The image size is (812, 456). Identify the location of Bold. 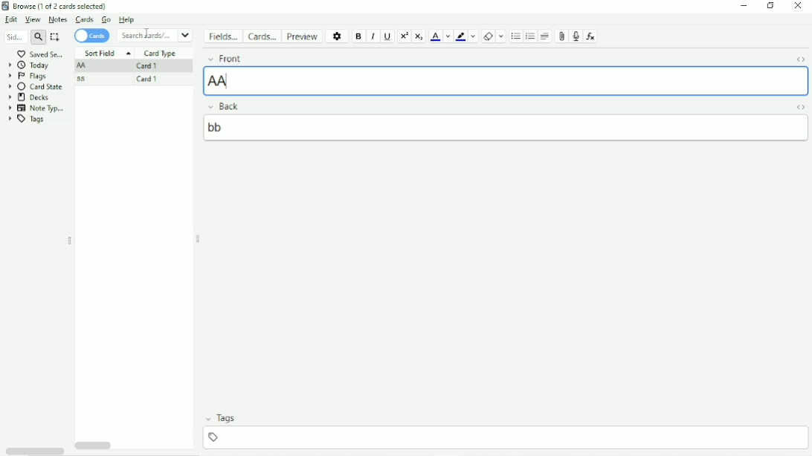
(358, 36).